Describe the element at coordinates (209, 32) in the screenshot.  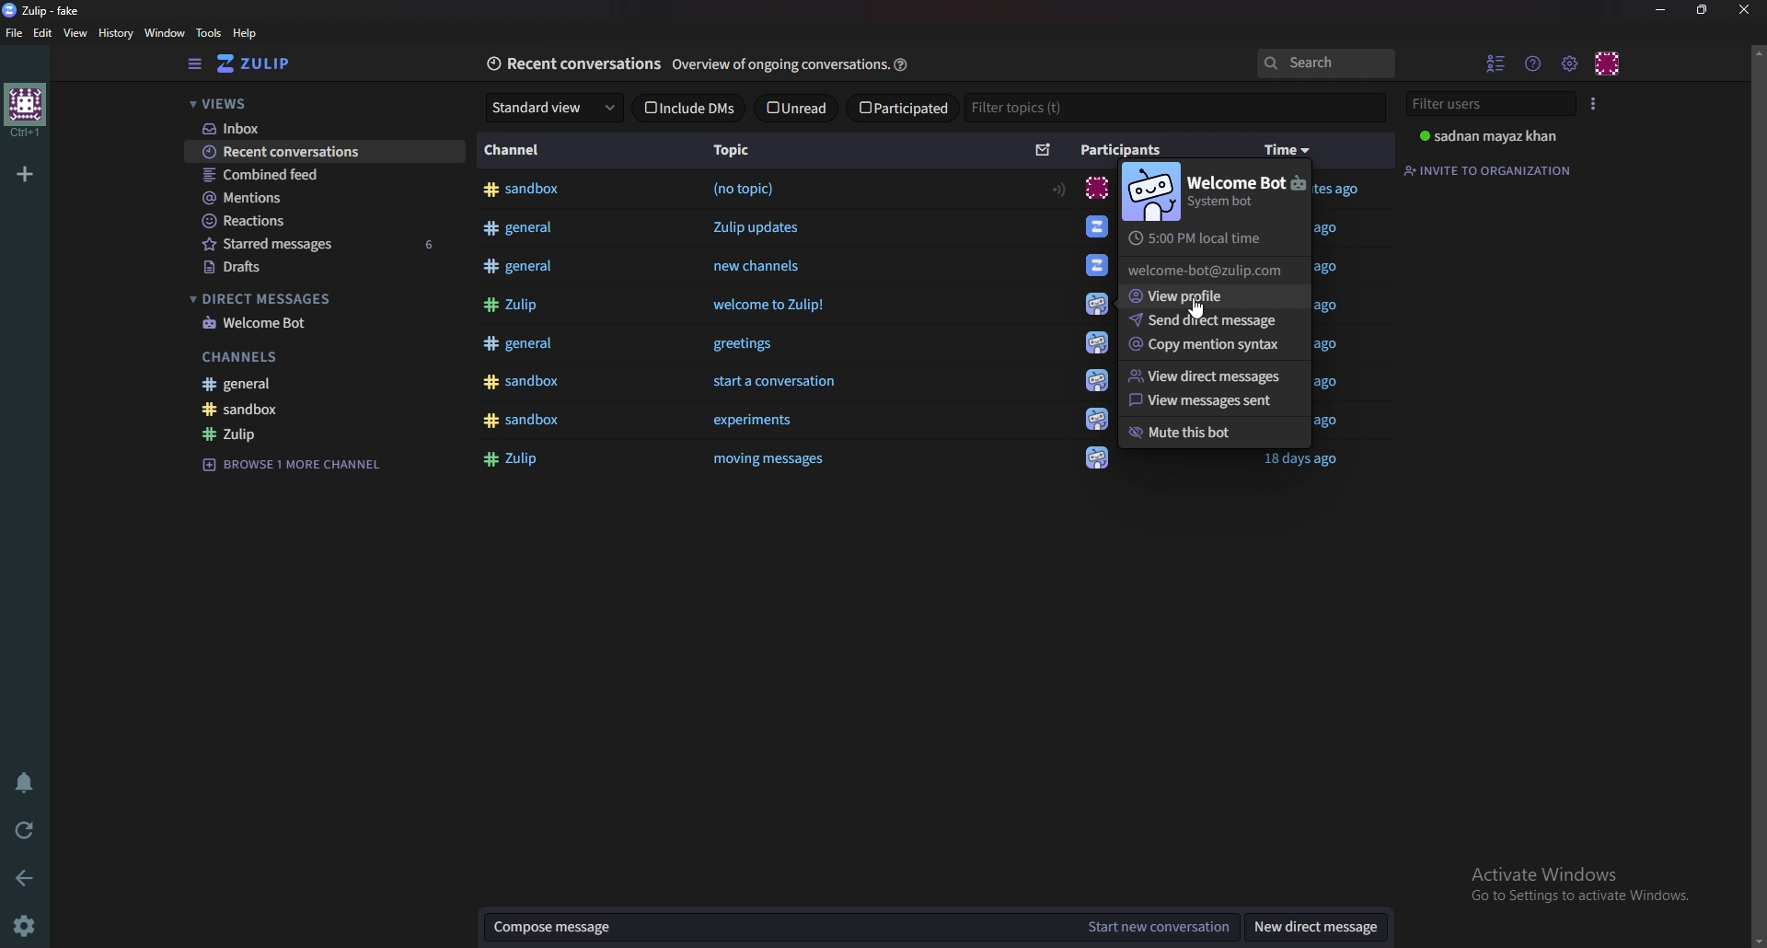
I see `Tools` at that location.